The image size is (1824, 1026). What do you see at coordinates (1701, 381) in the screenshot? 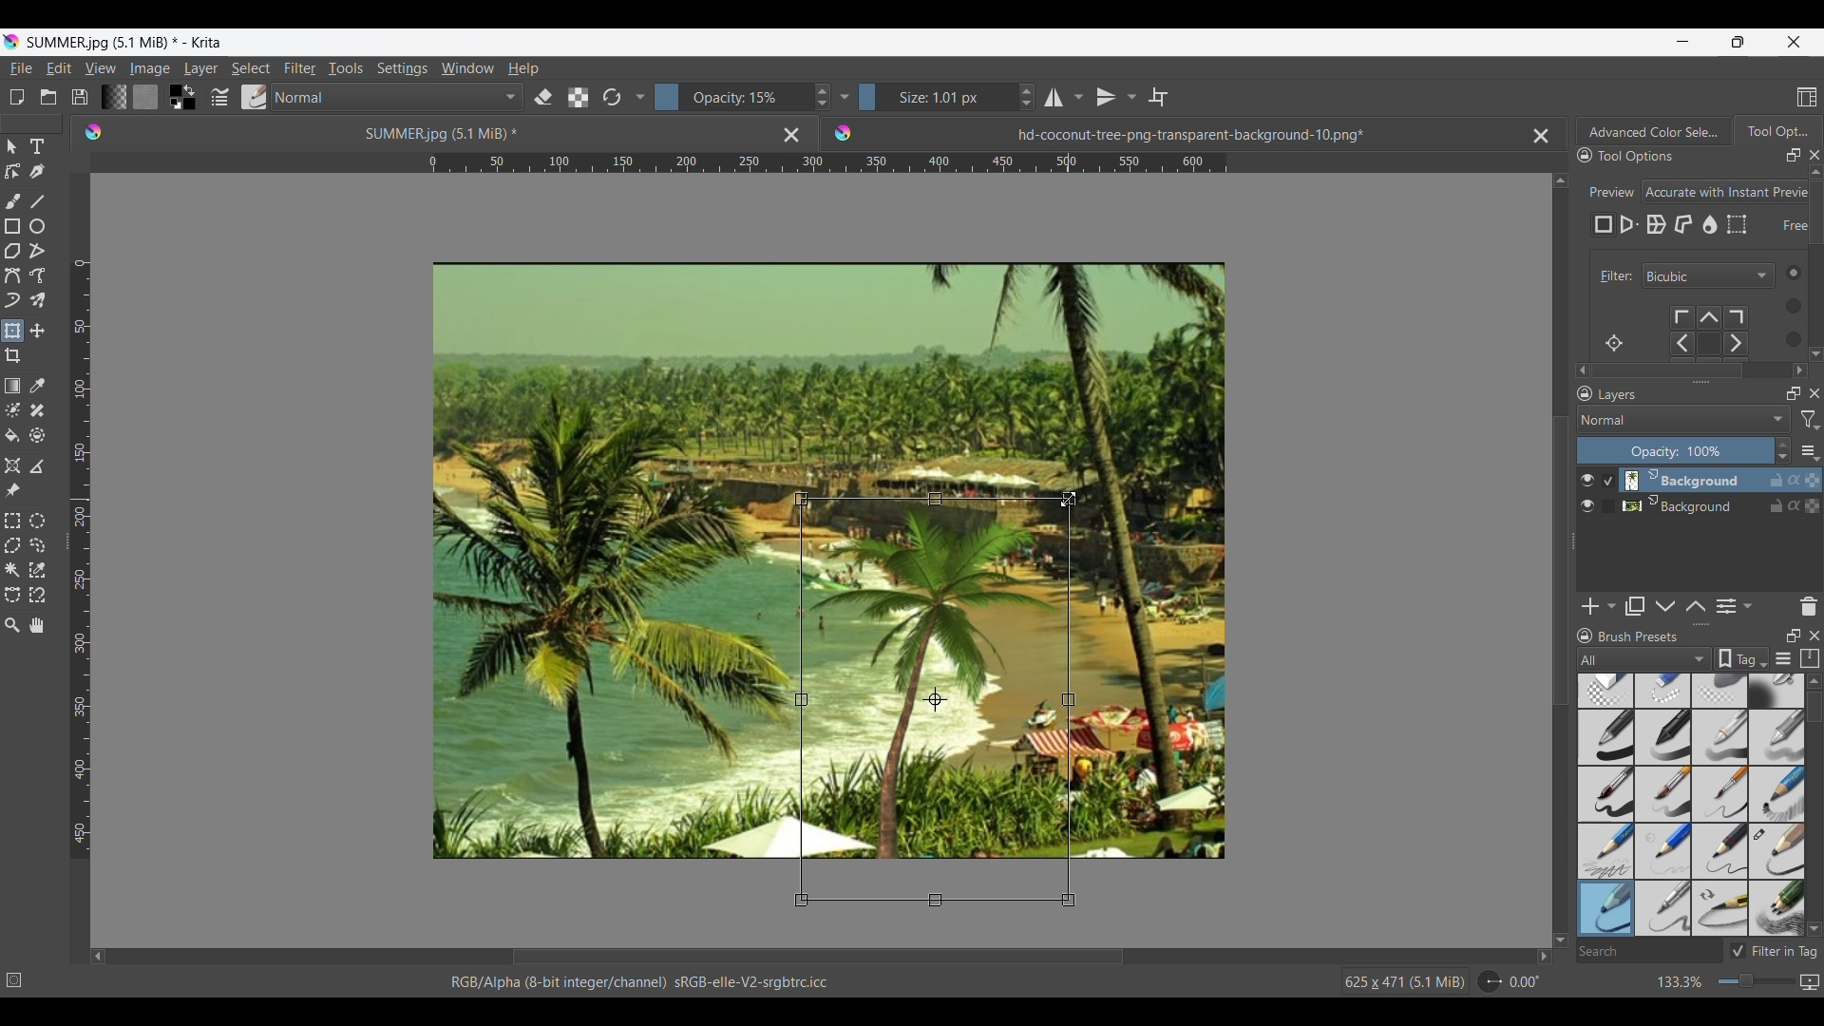
I see `Increase/Decrease width of panels attached to this line` at bounding box center [1701, 381].